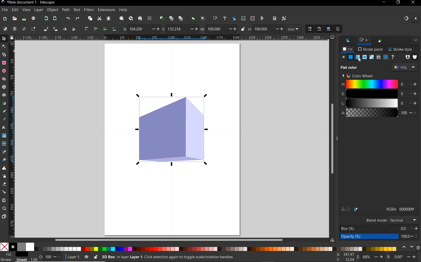  Describe the element at coordinates (416, 19) in the screenshot. I see `close` at that location.